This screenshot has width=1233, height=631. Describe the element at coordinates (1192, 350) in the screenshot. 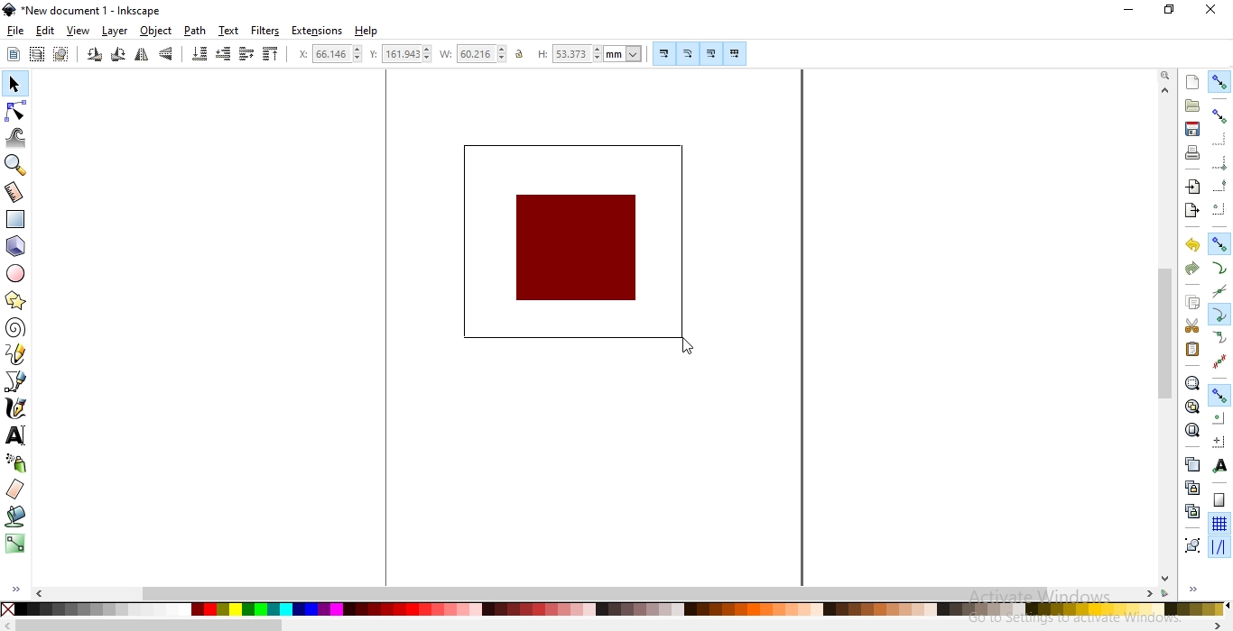

I see `paste selection` at that location.